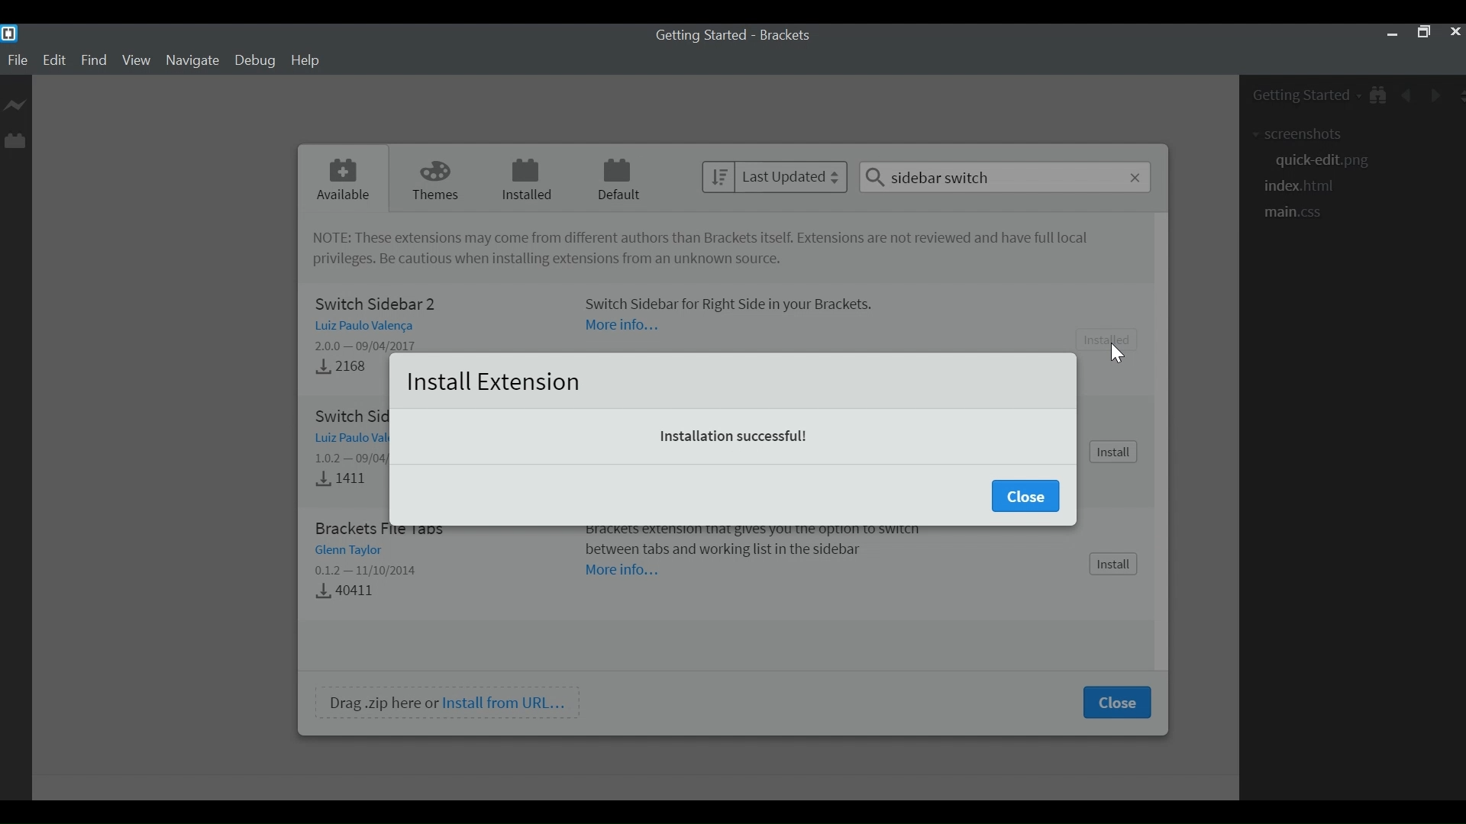 The width and height of the screenshot is (1466, 824). I want to click on Version - Released Date, so click(374, 346).